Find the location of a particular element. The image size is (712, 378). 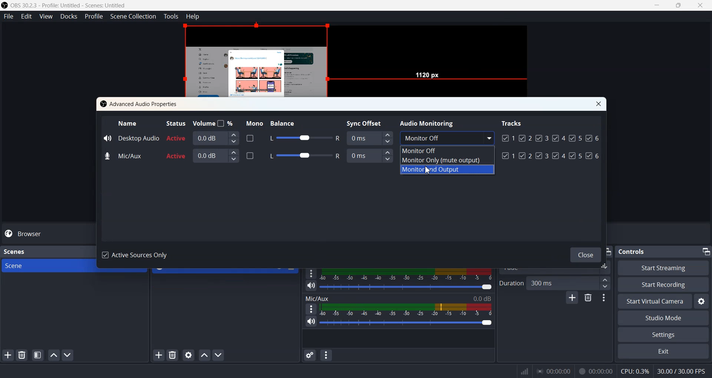

Help is located at coordinates (193, 16).